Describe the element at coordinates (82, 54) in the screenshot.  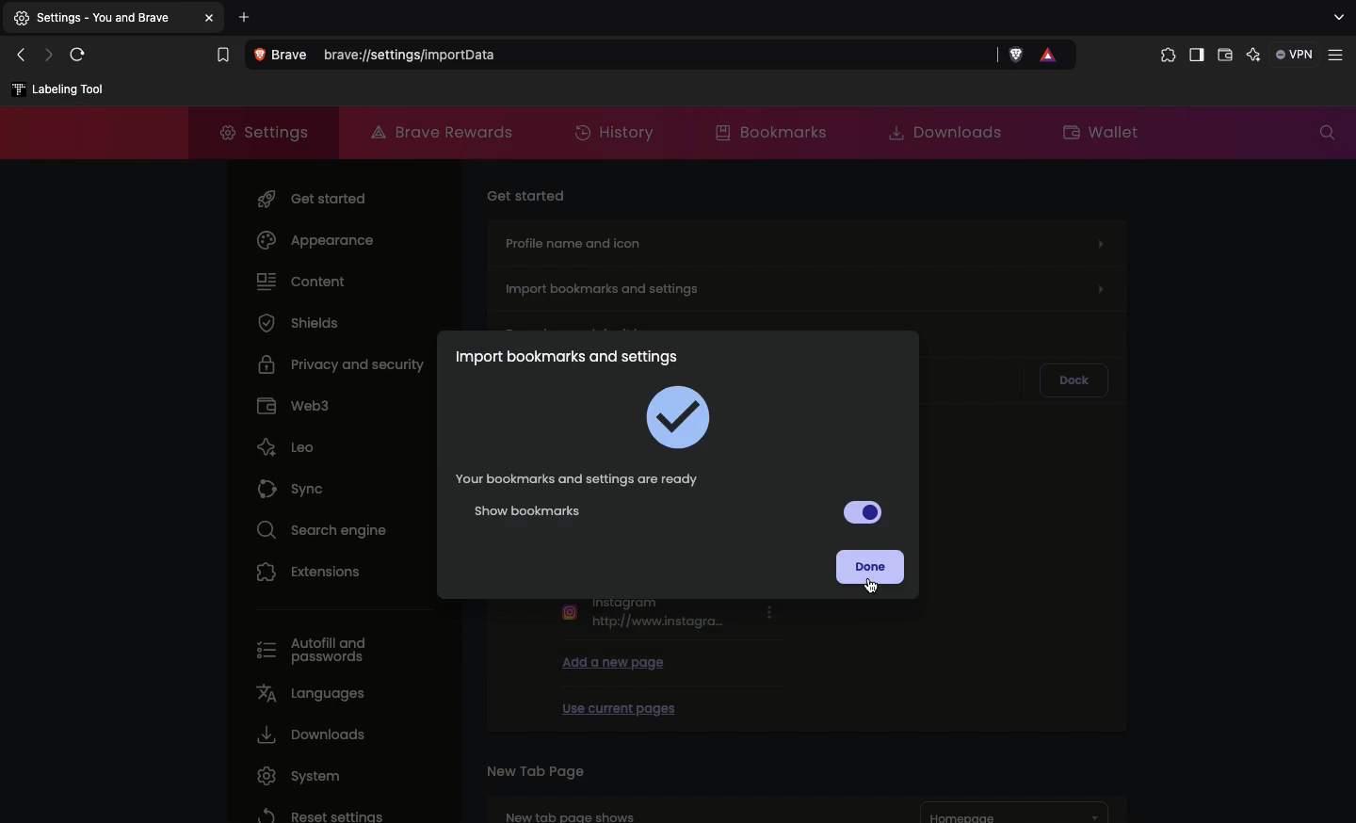
I see `Reload this page` at that location.